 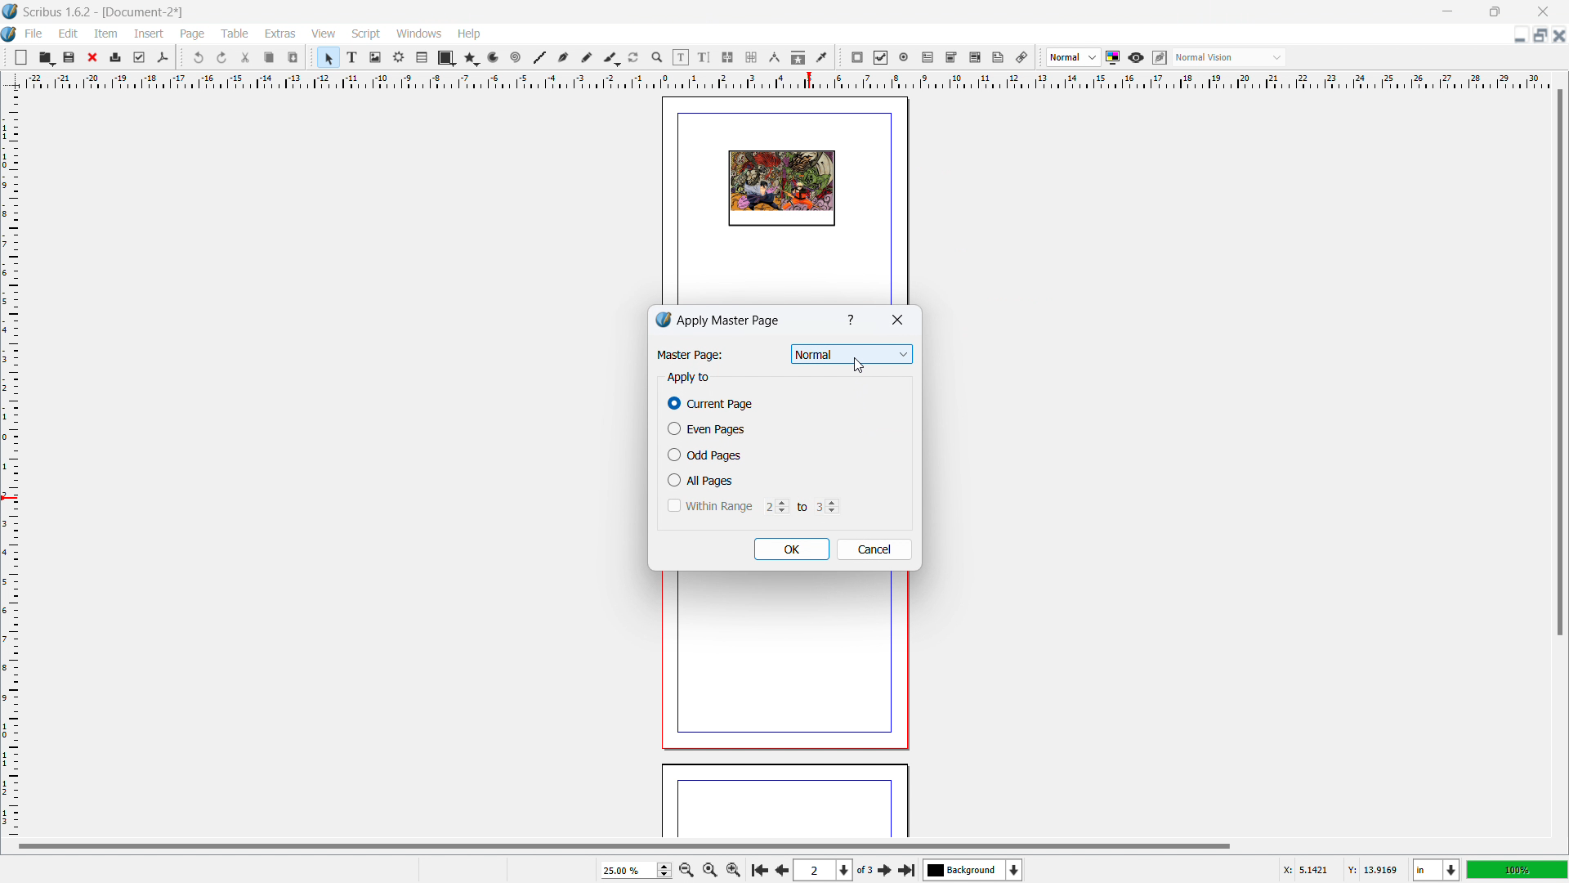 I want to click on image frame, so click(x=375, y=57).